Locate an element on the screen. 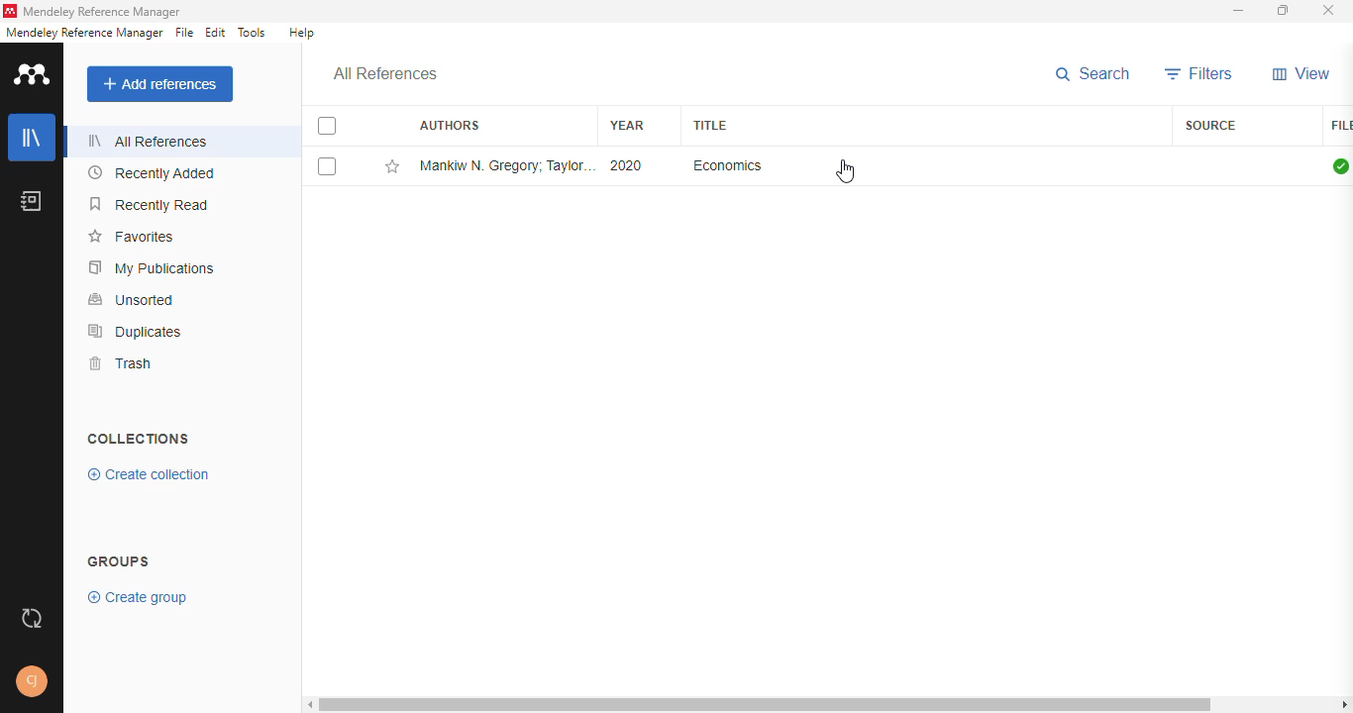 The image size is (1353, 713). select is located at coordinates (327, 166).